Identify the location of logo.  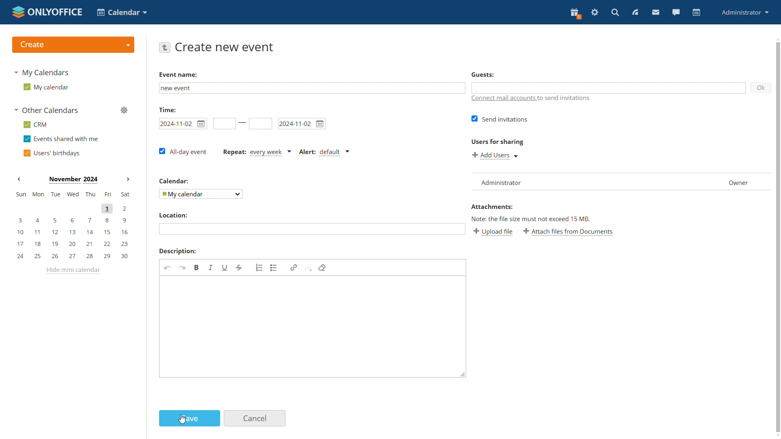
(46, 11).